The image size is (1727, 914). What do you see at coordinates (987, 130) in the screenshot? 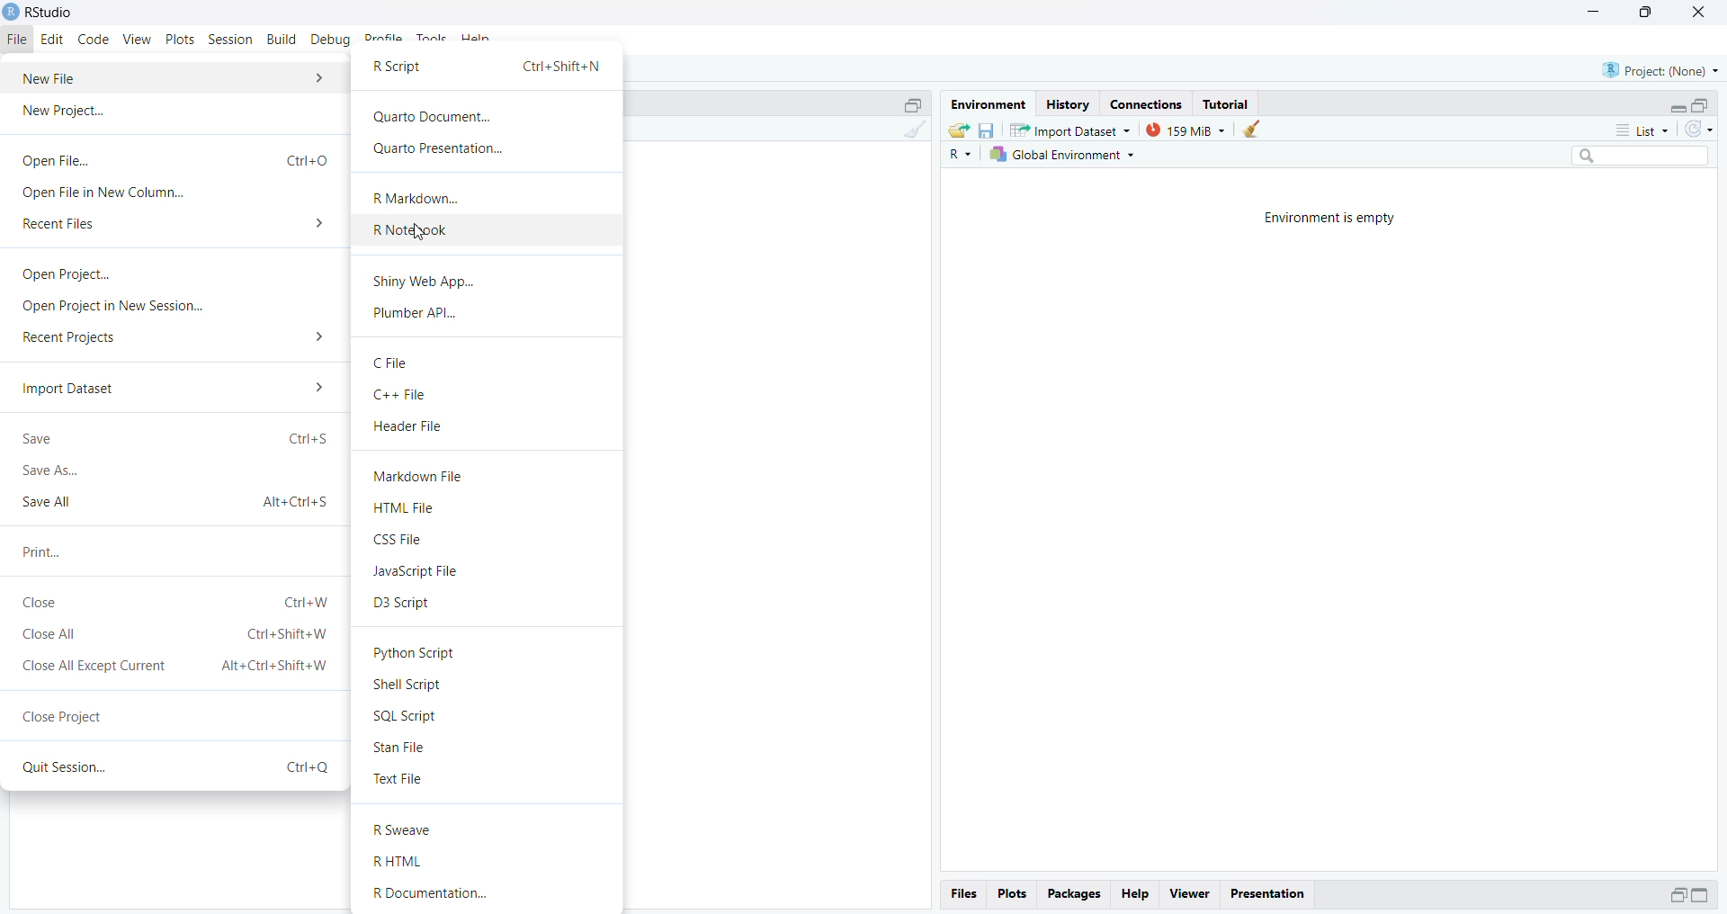
I see `save workspace` at bounding box center [987, 130].